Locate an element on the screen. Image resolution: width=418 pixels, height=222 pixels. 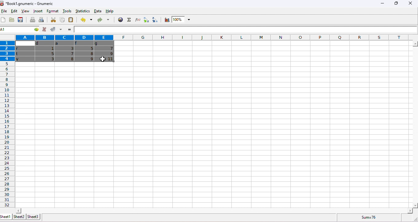
expand is located at coordinates (413, 219).